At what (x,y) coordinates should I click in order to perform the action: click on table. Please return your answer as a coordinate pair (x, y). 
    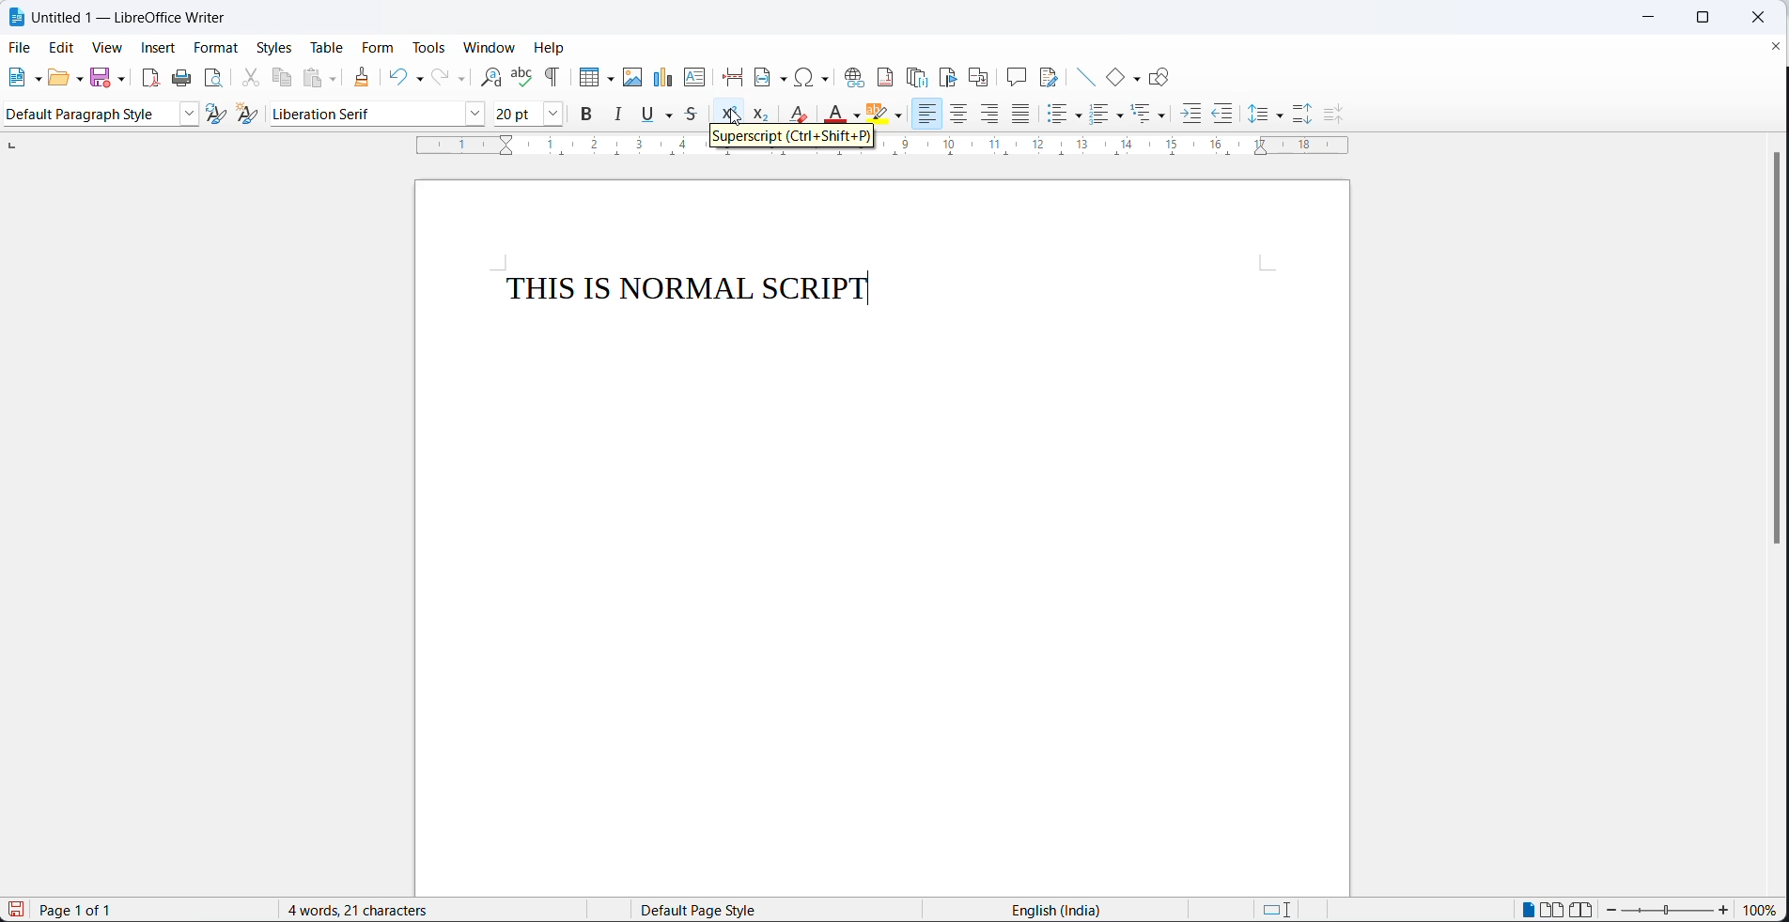
    Looking at the image, I should click on (328, 49).